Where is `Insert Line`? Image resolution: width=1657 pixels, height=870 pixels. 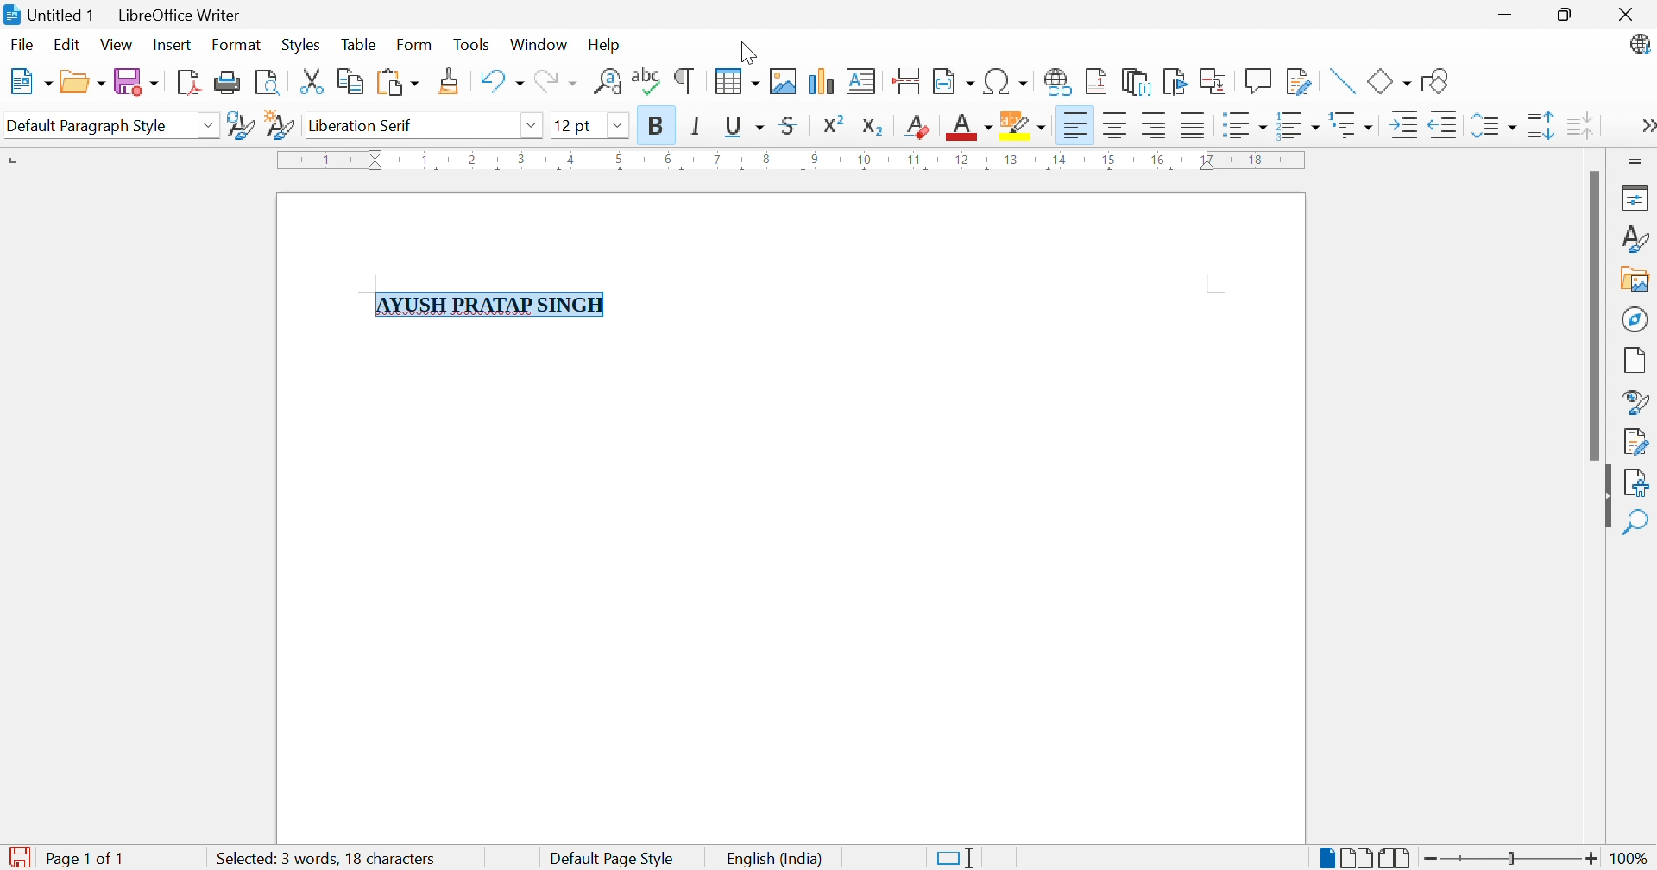 Insert Line is located at coordinates (1342, 80).